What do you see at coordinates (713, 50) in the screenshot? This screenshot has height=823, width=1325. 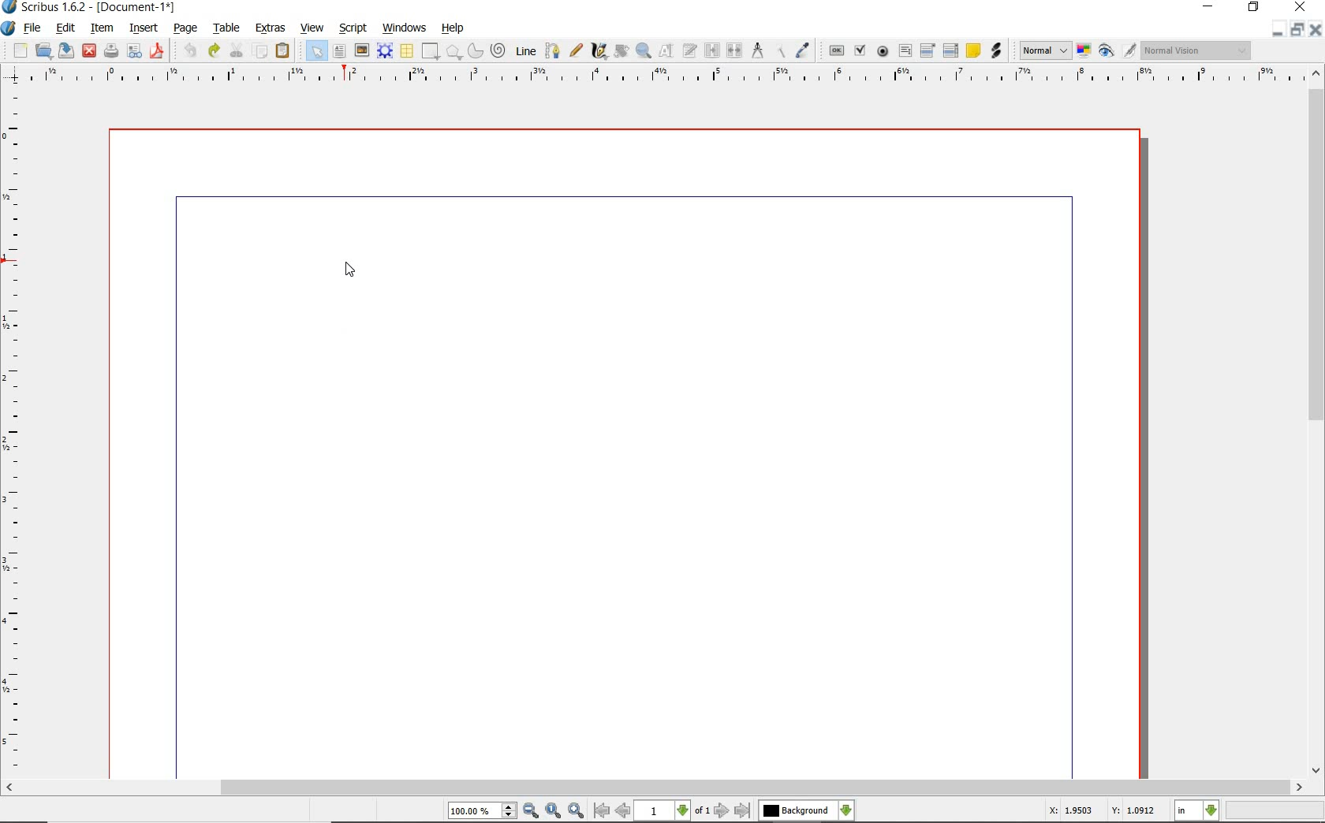 I see `link text frames` at bounding box center [713, 50].